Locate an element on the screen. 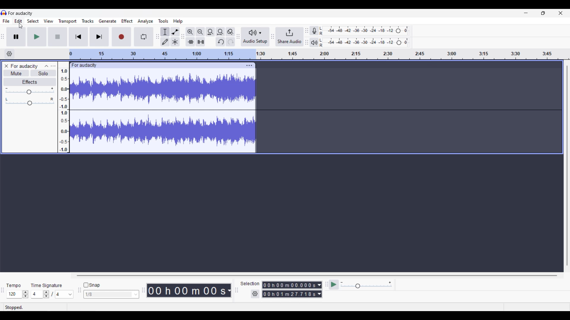 The image size is (570, 320). Tracks menu is located at coordinates (88, 21).